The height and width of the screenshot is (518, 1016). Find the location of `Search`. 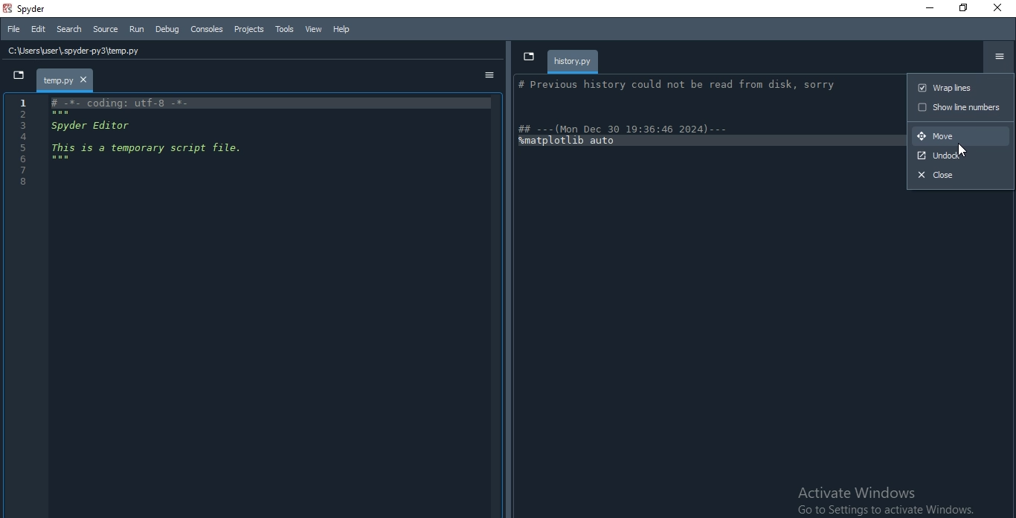

Search is located at coordinates (71, 29).